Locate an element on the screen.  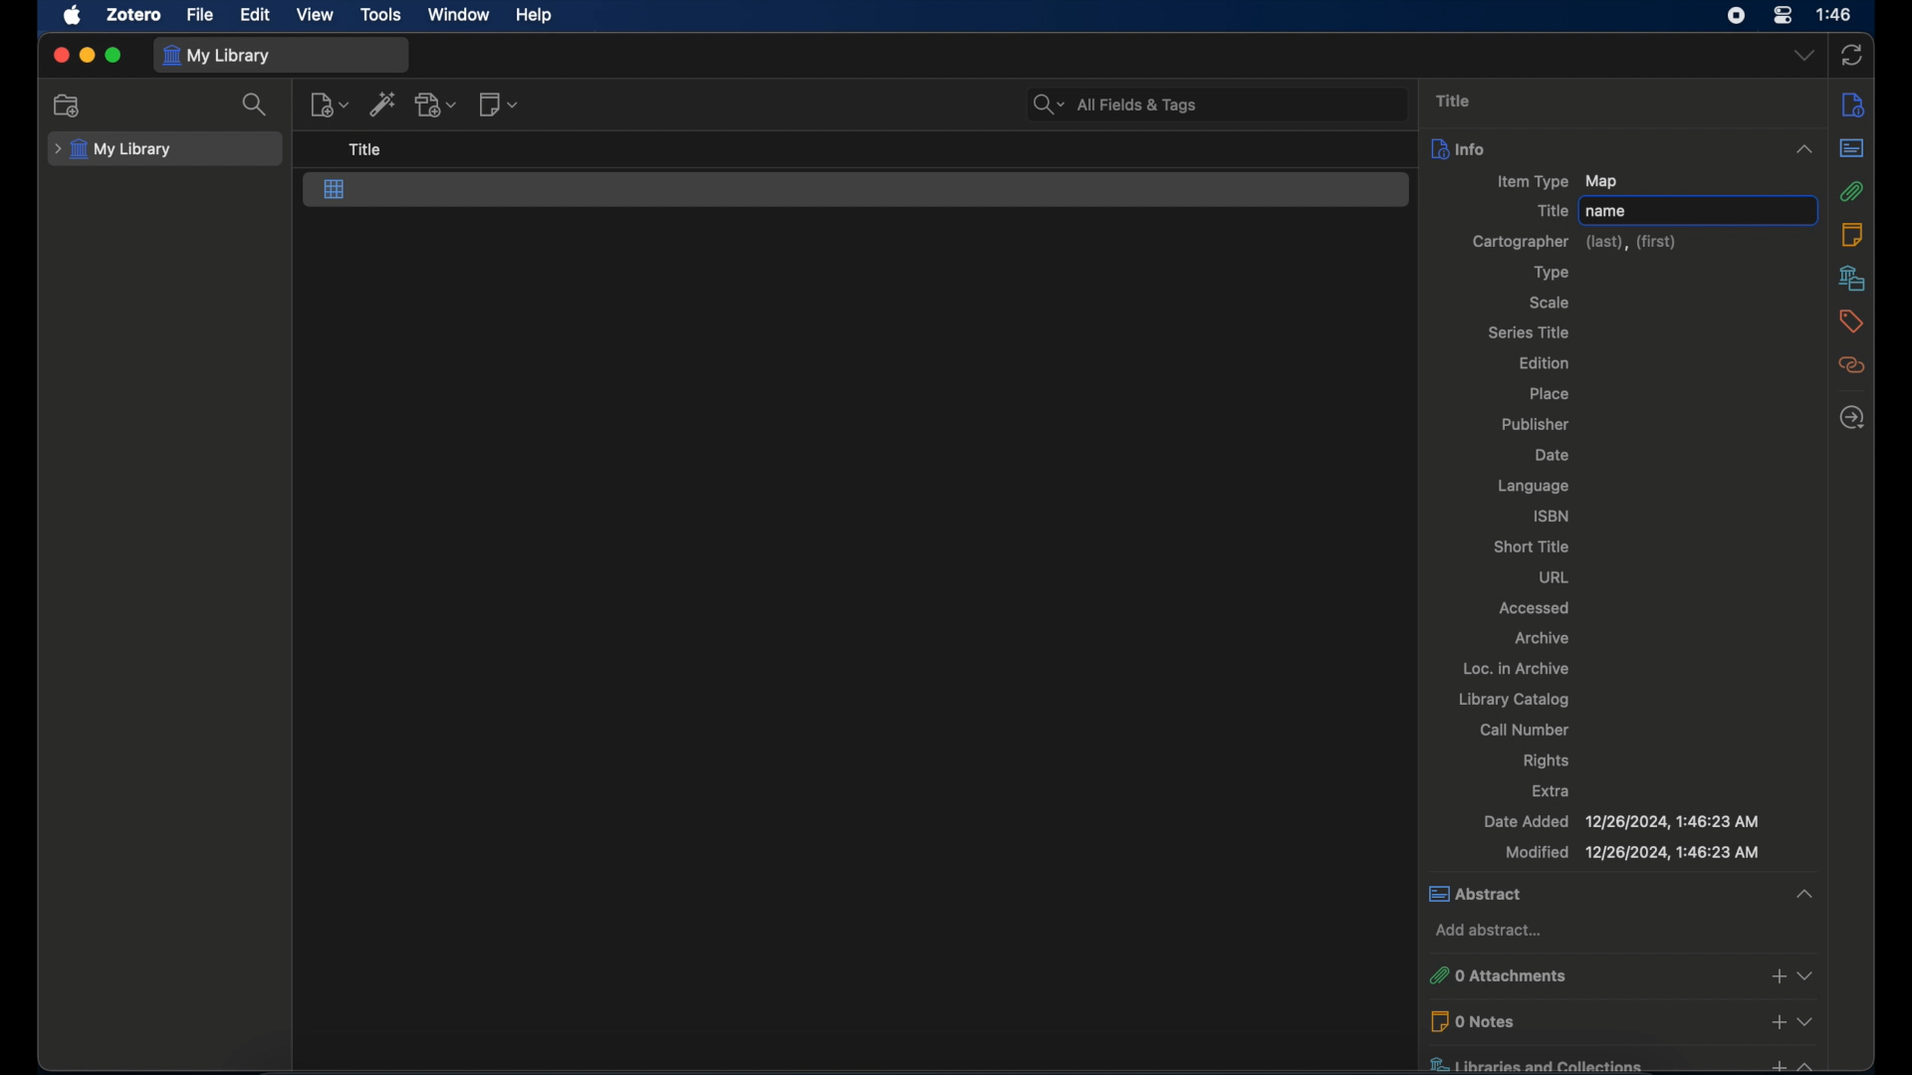
add abstract is located at coordinates (1493, 932).